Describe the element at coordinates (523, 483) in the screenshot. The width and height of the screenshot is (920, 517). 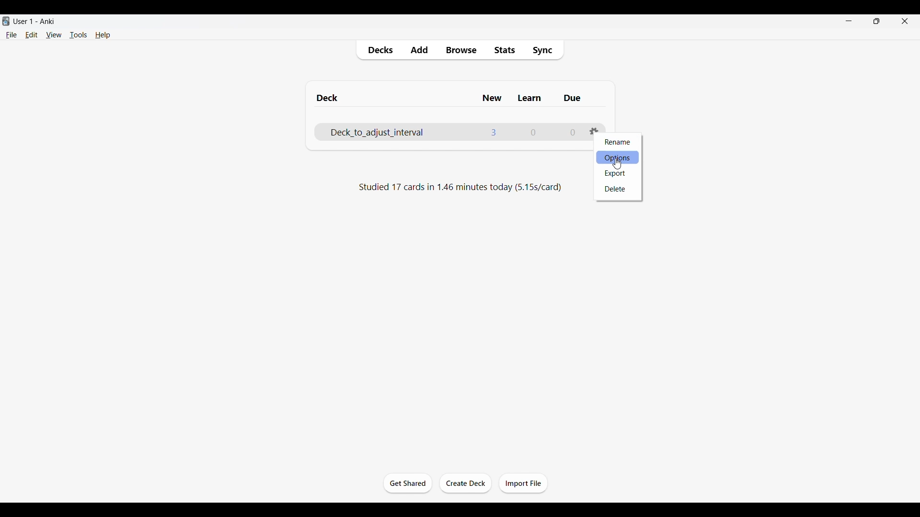
I see `Import file` at that location.